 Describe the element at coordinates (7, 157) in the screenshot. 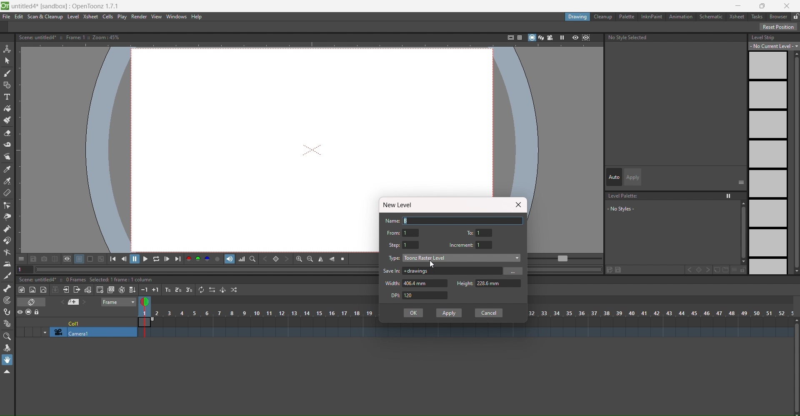

I see `finger tool` at that location.